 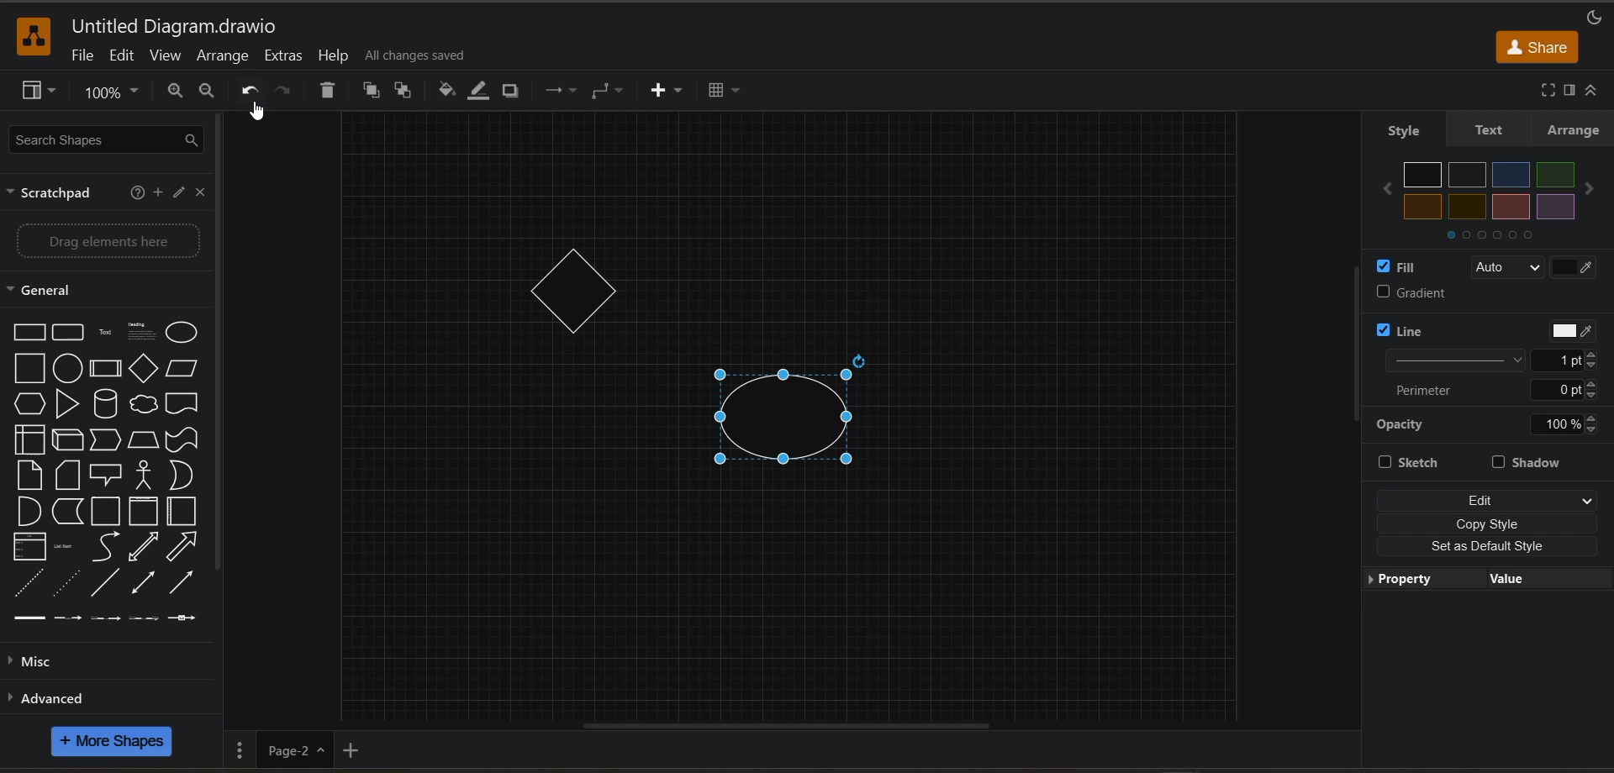 I want to click on List Item, so click(x=62, y=548).